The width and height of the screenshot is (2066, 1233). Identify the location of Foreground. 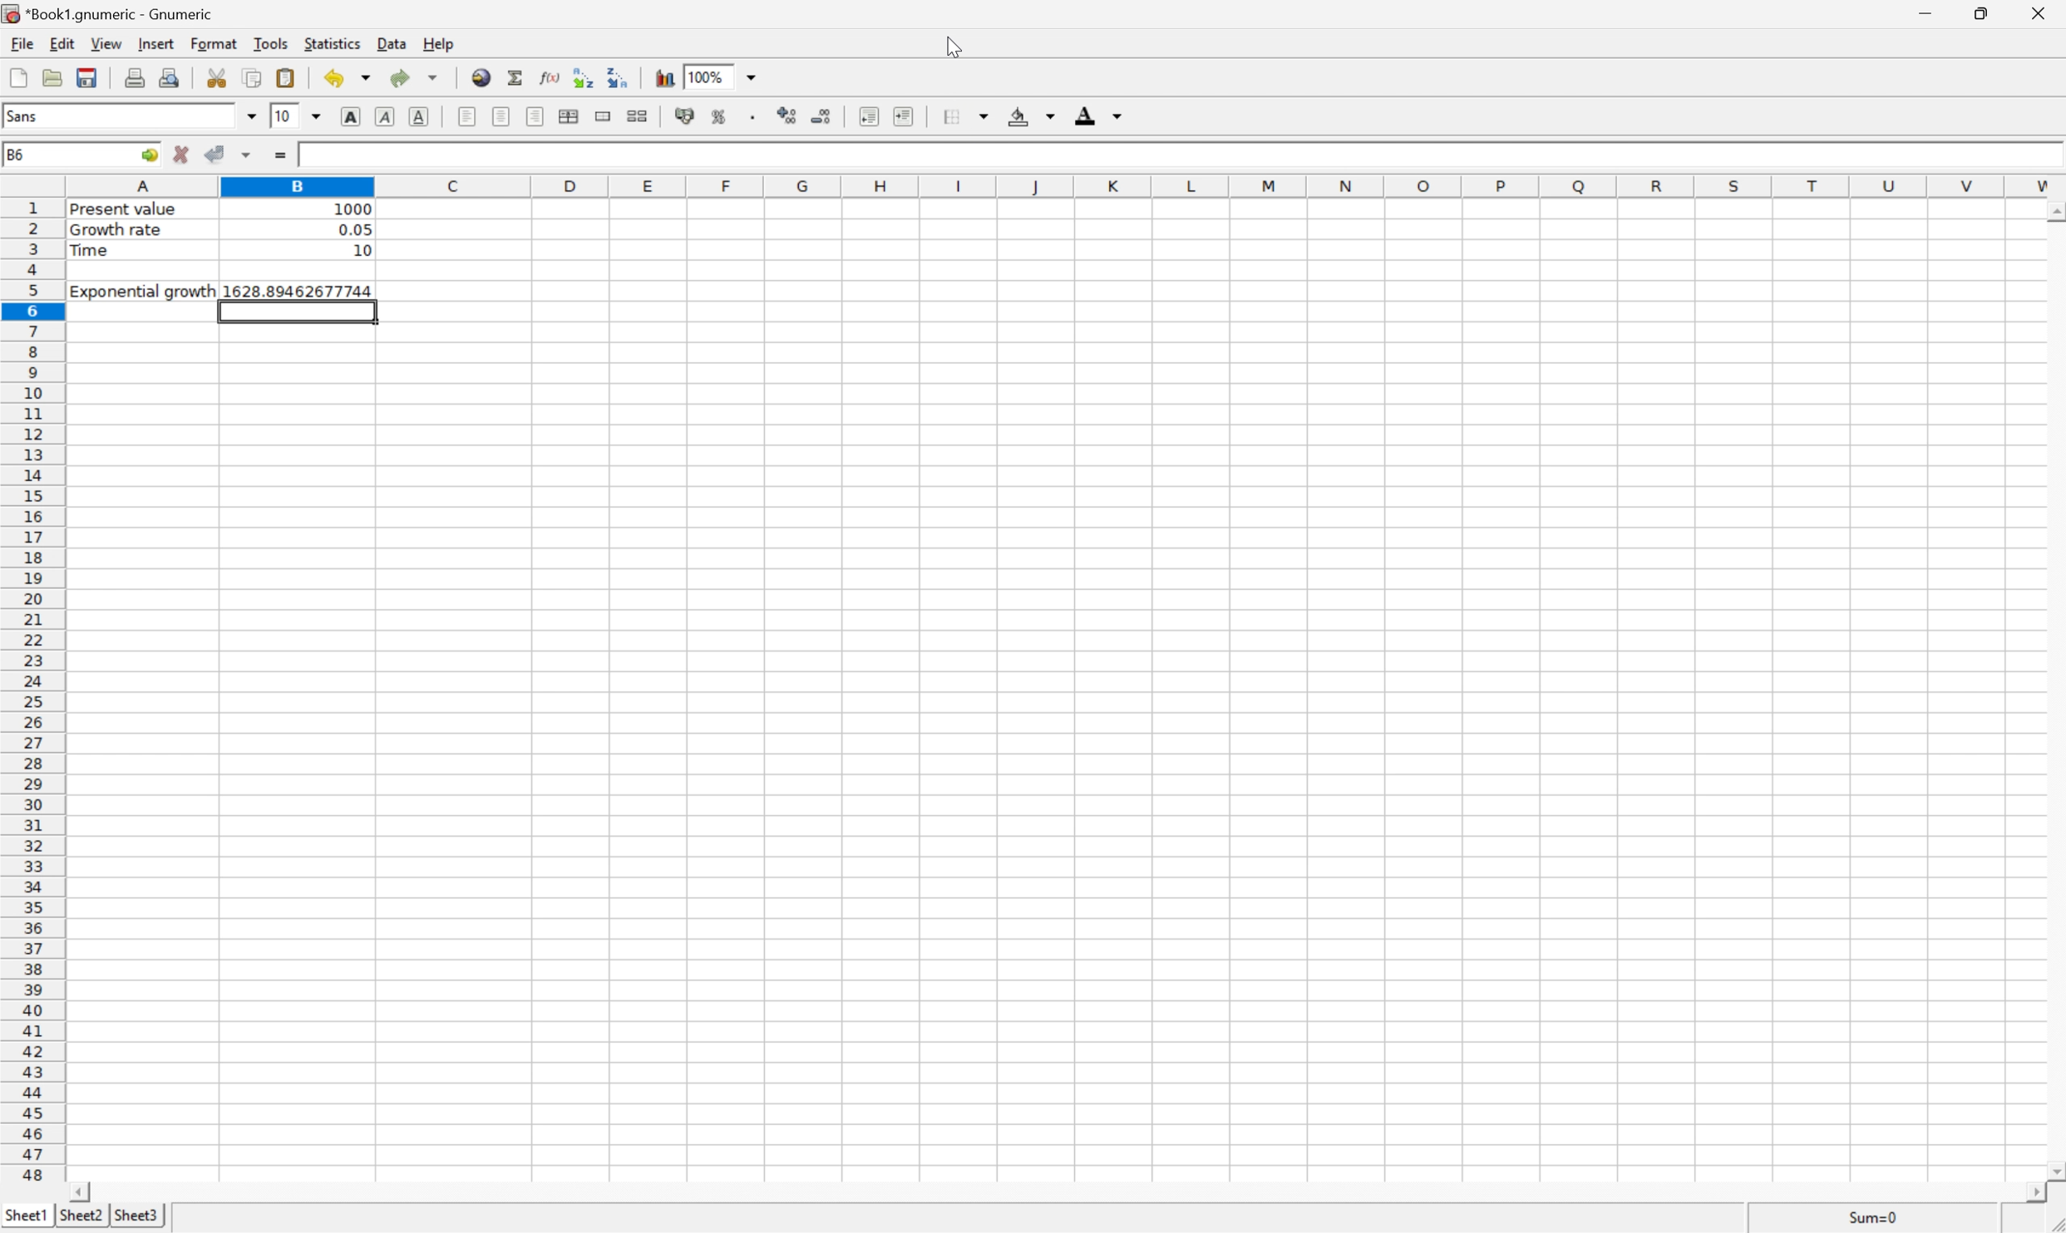
(1097, 115).